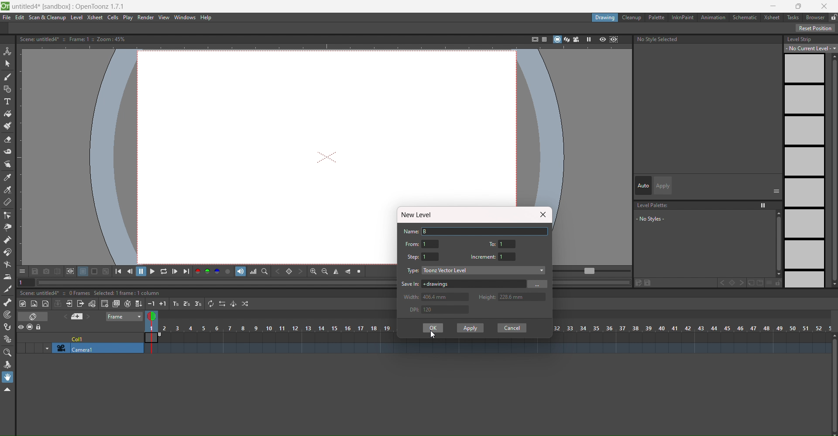  Describe the element at coordinates (508, 244) in the screenshot. I see `1` at that location.